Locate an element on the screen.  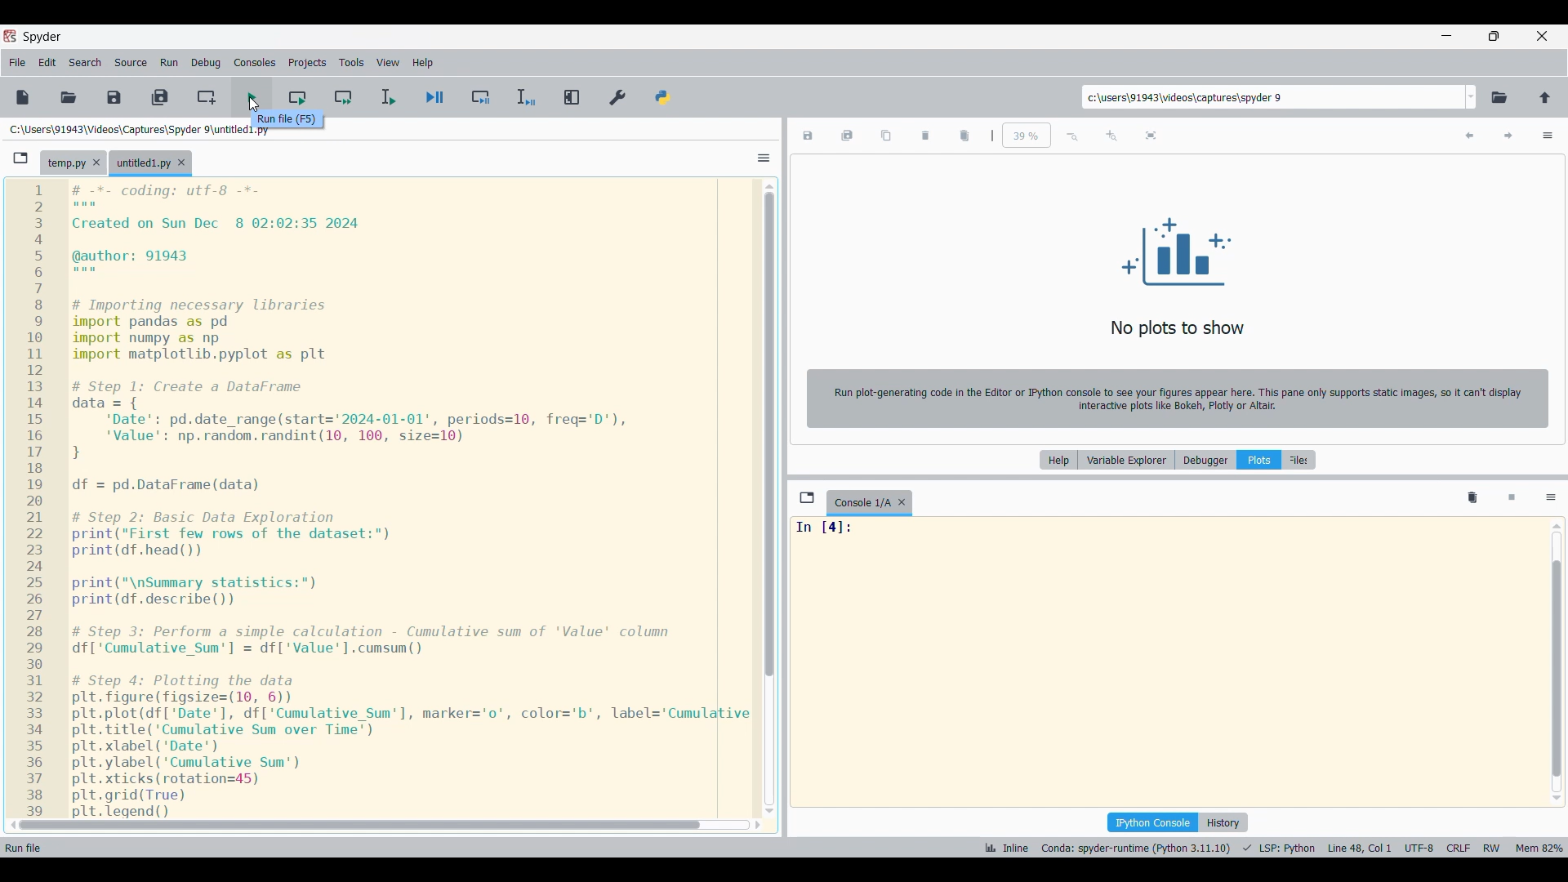
Delete current plot is located at coordinates (925, 136).